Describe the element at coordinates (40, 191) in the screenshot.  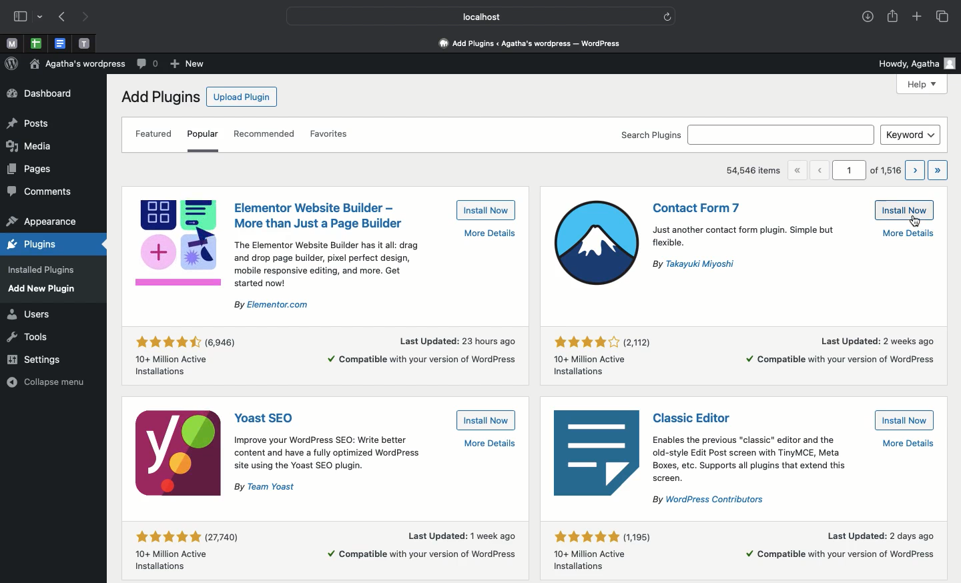
I see `comments` at that location.